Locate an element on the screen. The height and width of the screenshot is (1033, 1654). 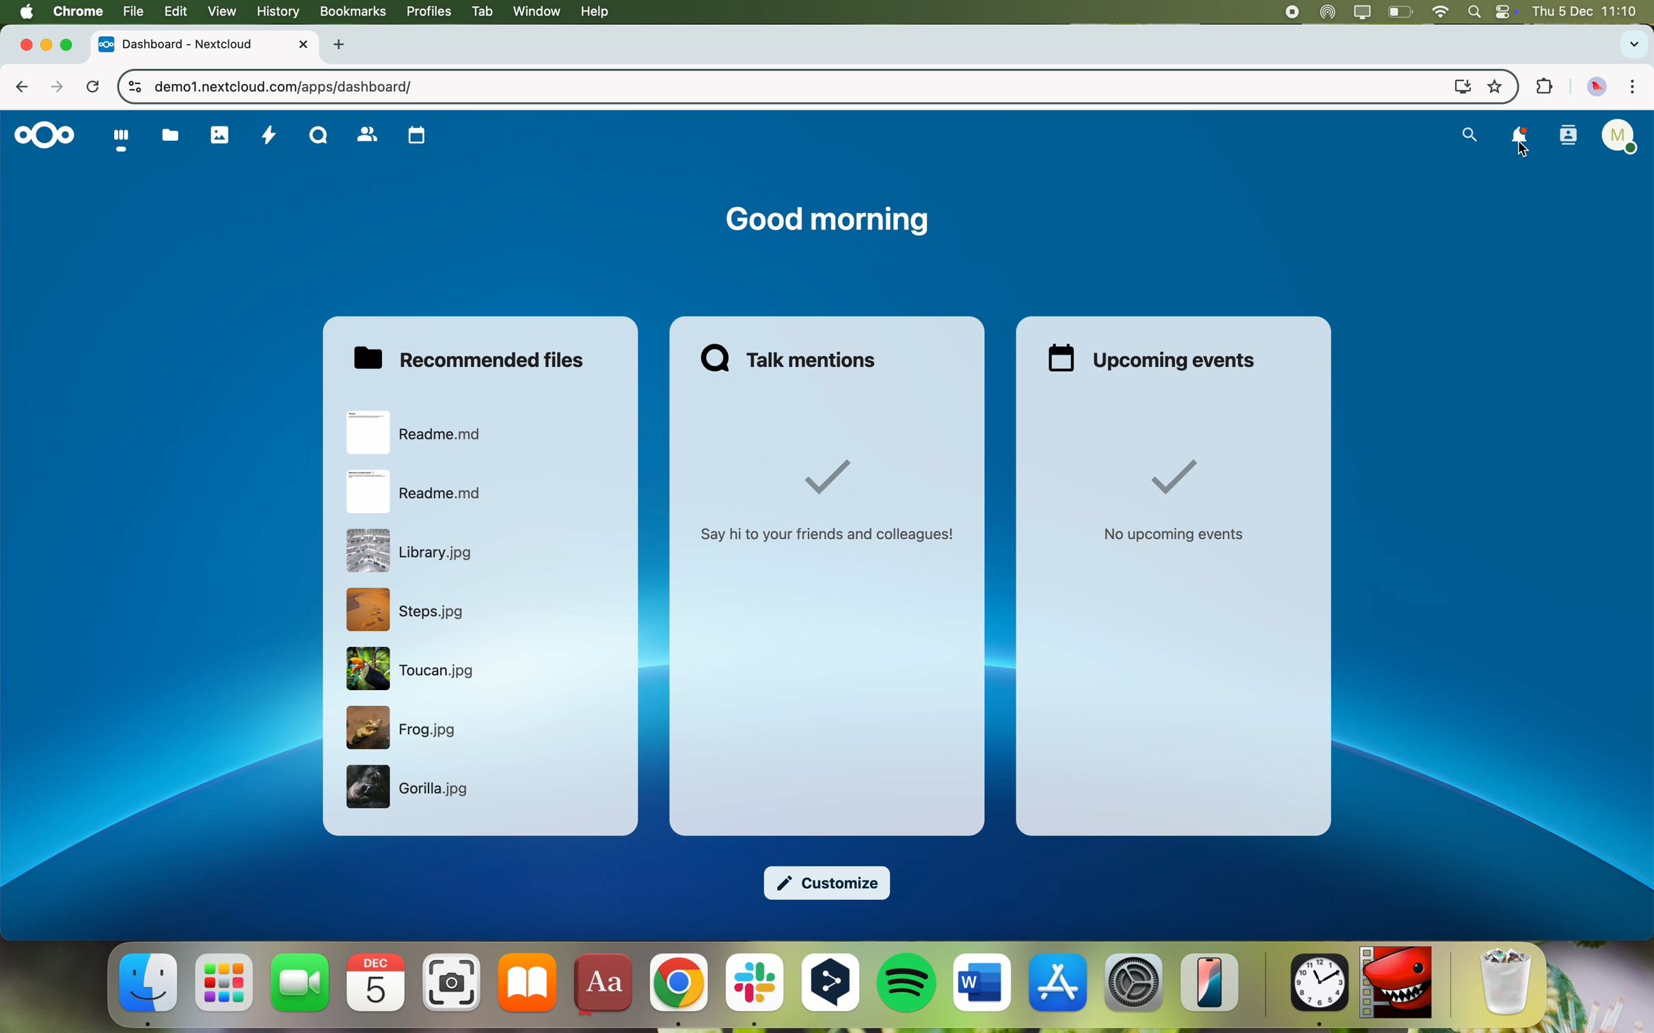
file is located at coordinates (418, 432).